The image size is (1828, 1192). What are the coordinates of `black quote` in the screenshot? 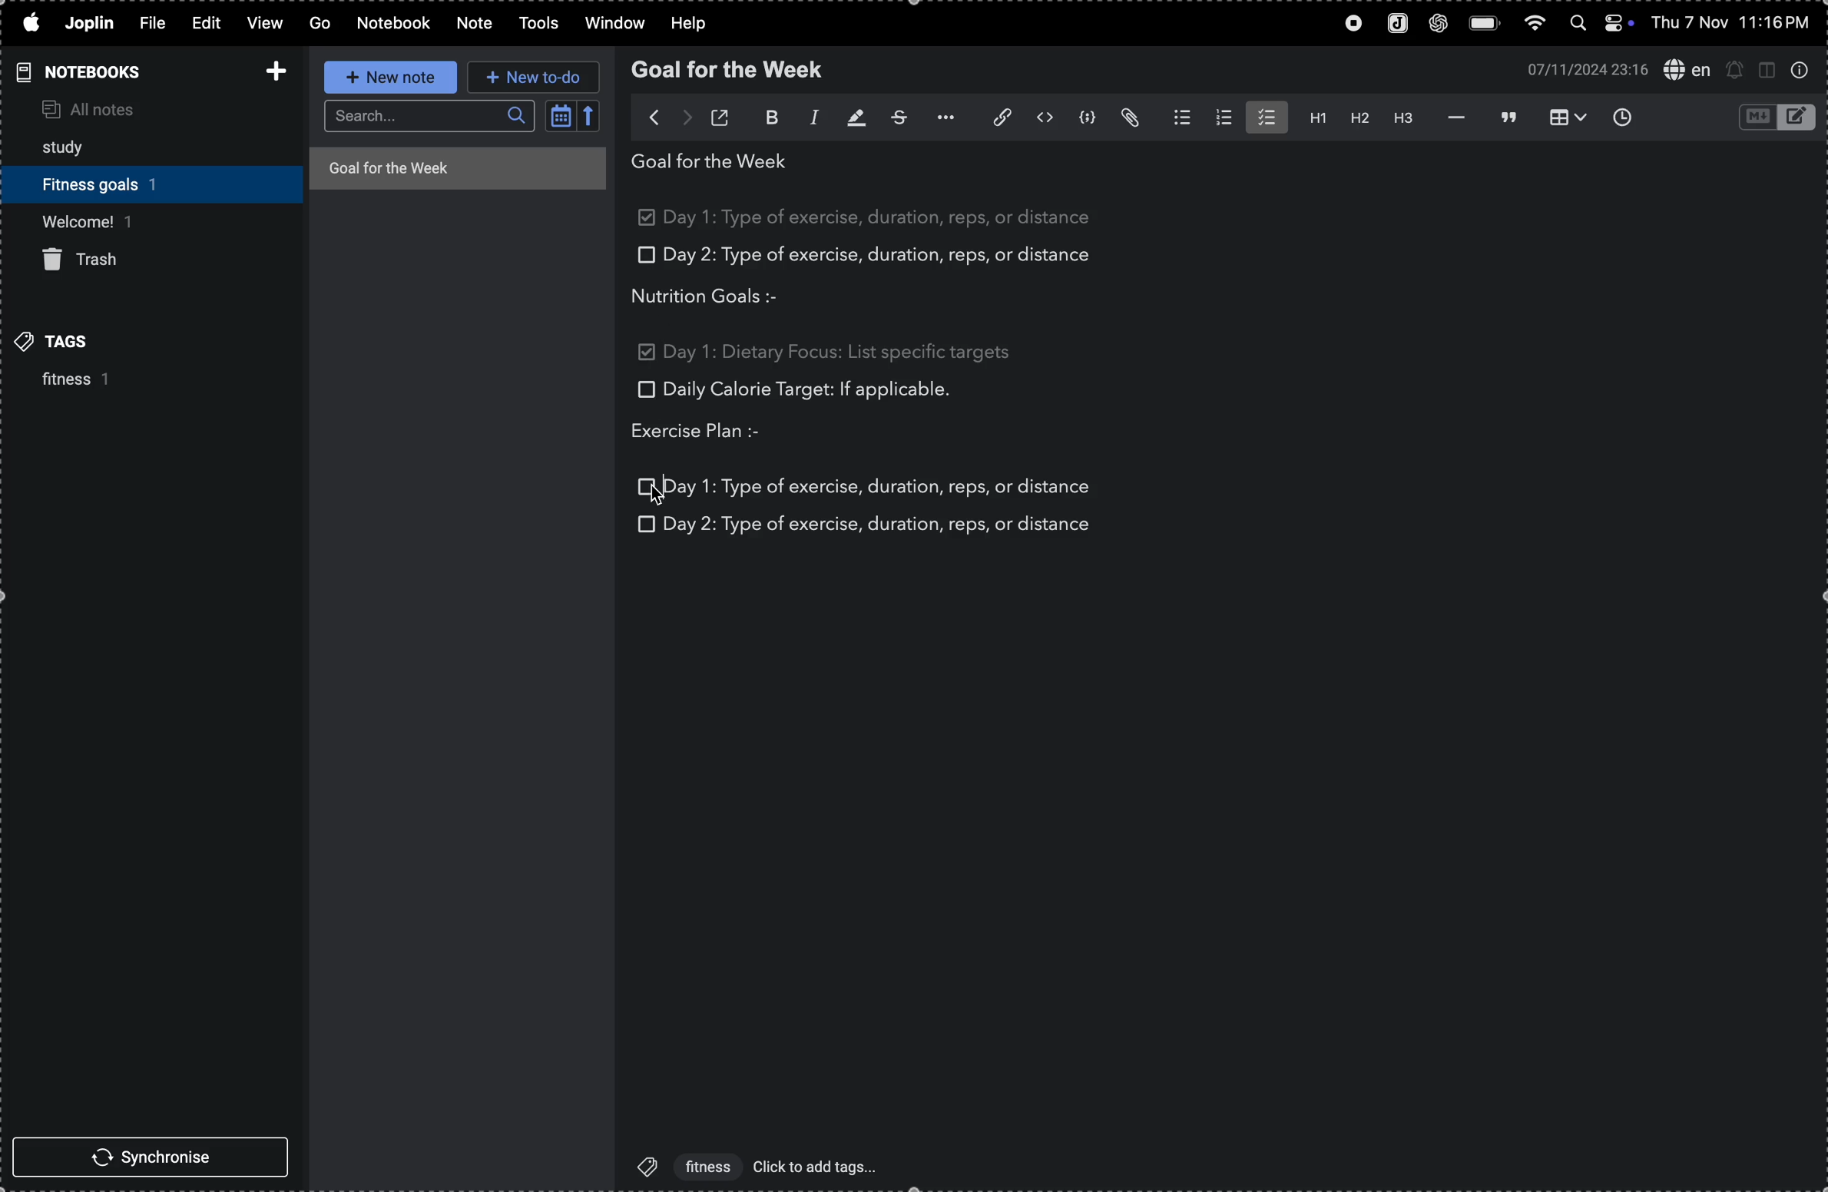 It's located at (1508, 116).